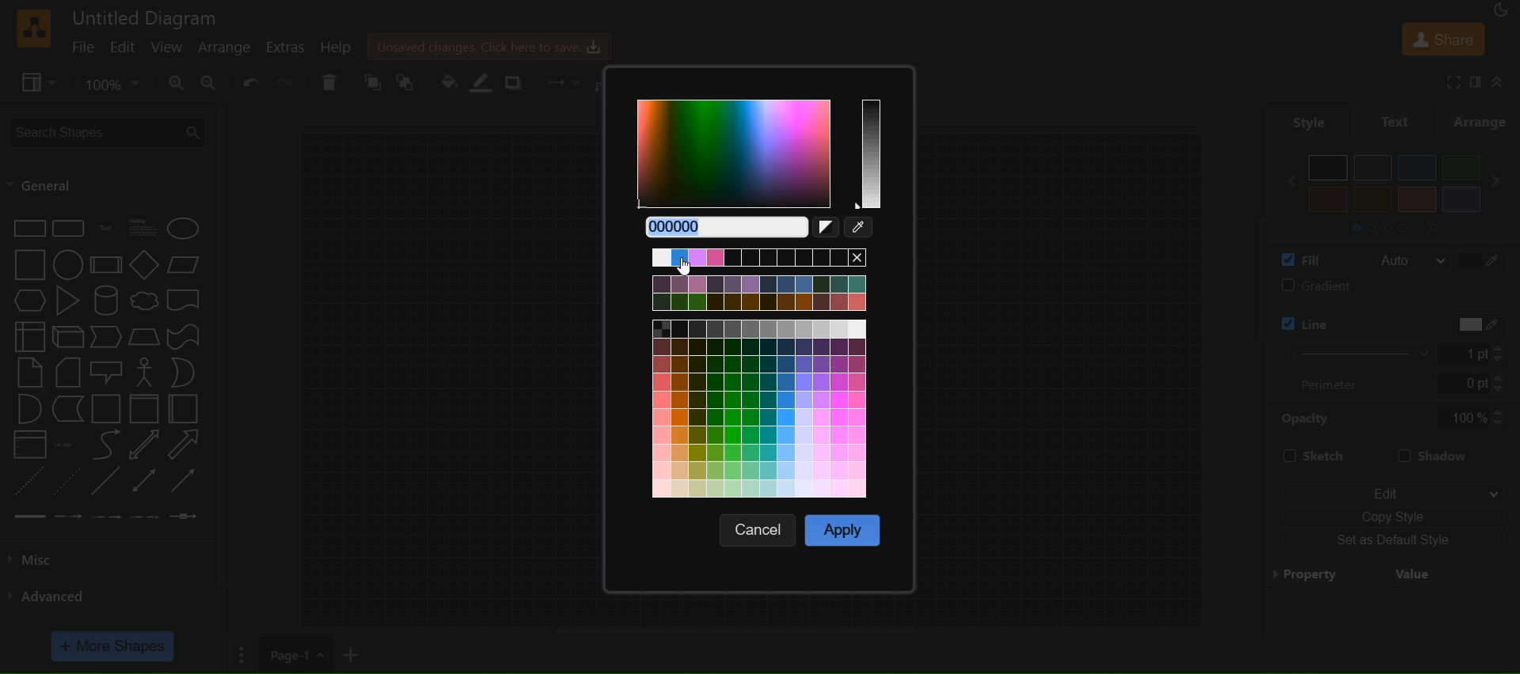 The height and width of the screenshot is (674, 1520). I want to click on rounded rectangle, so click(67, 229).